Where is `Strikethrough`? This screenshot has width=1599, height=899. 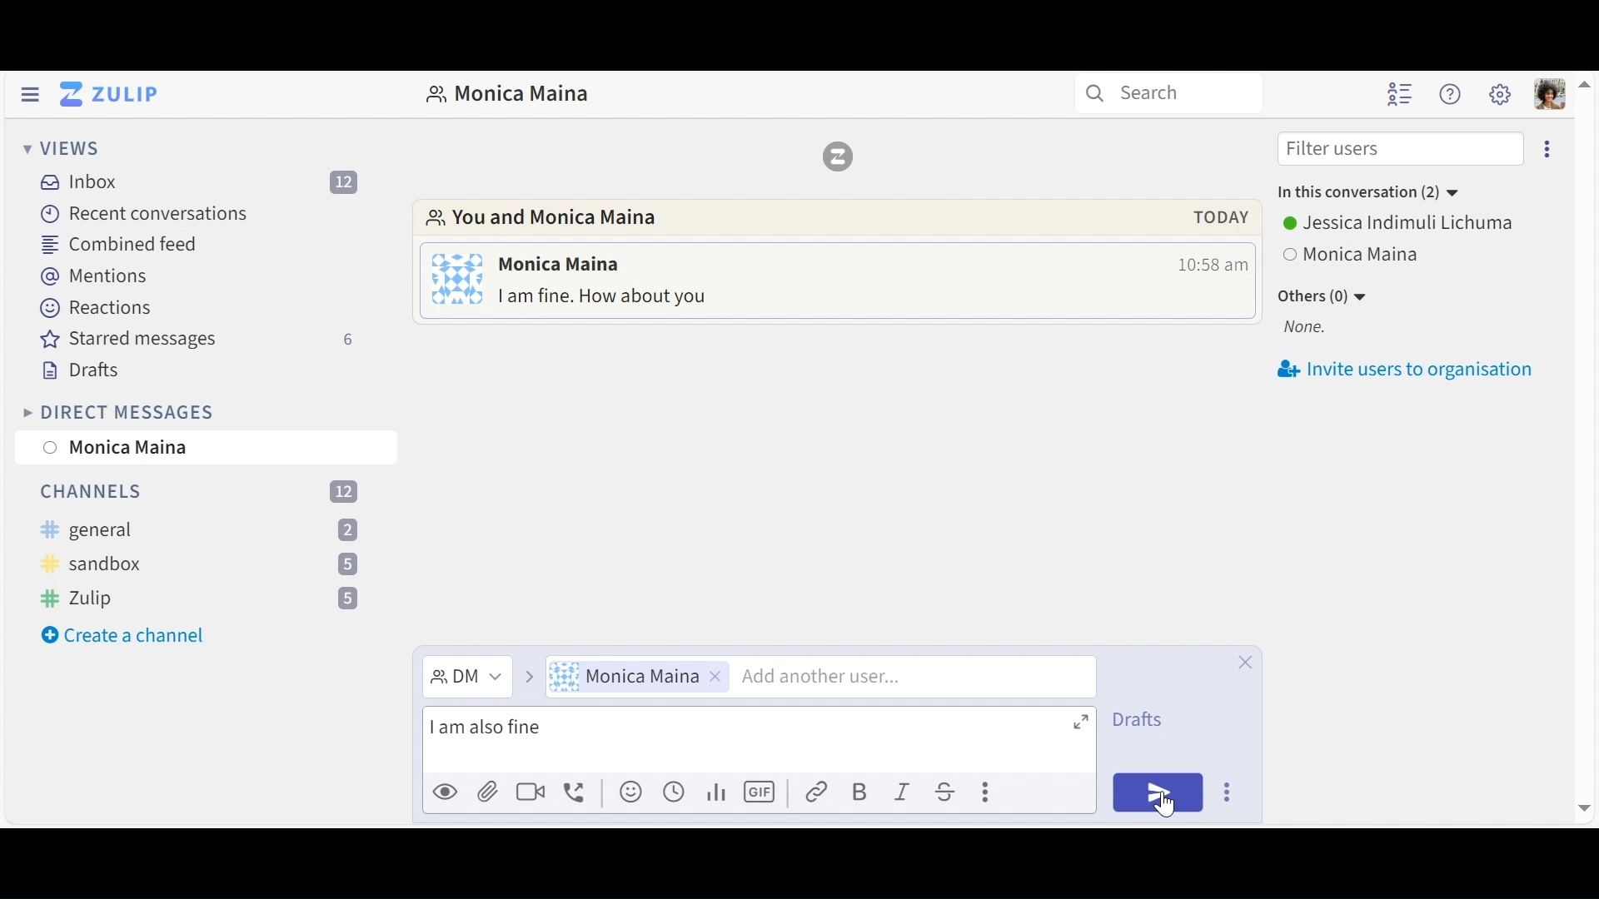
Strikethrough is located at coordinates (946, 791).